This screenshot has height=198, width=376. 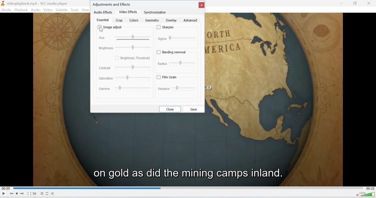 What do you see at coordinates (169, 77) in the screenshot?
I see `film grain` at bounding box center [169, 77].